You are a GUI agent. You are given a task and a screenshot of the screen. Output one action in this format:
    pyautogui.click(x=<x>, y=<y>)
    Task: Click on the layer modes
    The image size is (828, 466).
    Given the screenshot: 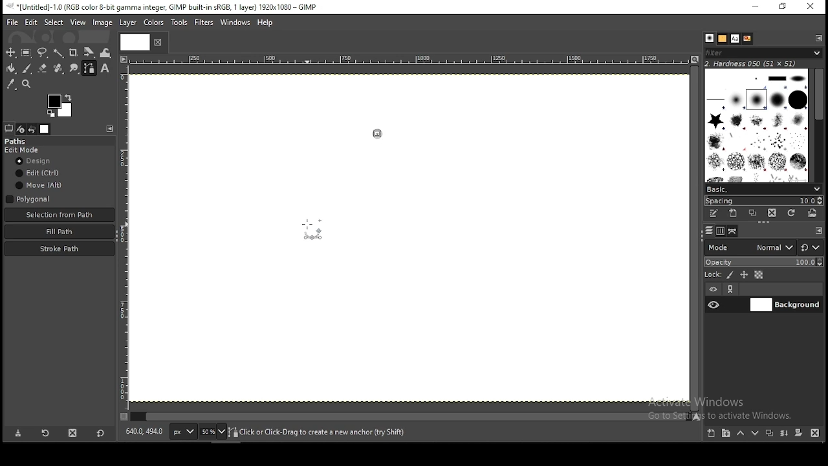 What is the action you would take?
    pyautogui.click(x=750, y=247)
    